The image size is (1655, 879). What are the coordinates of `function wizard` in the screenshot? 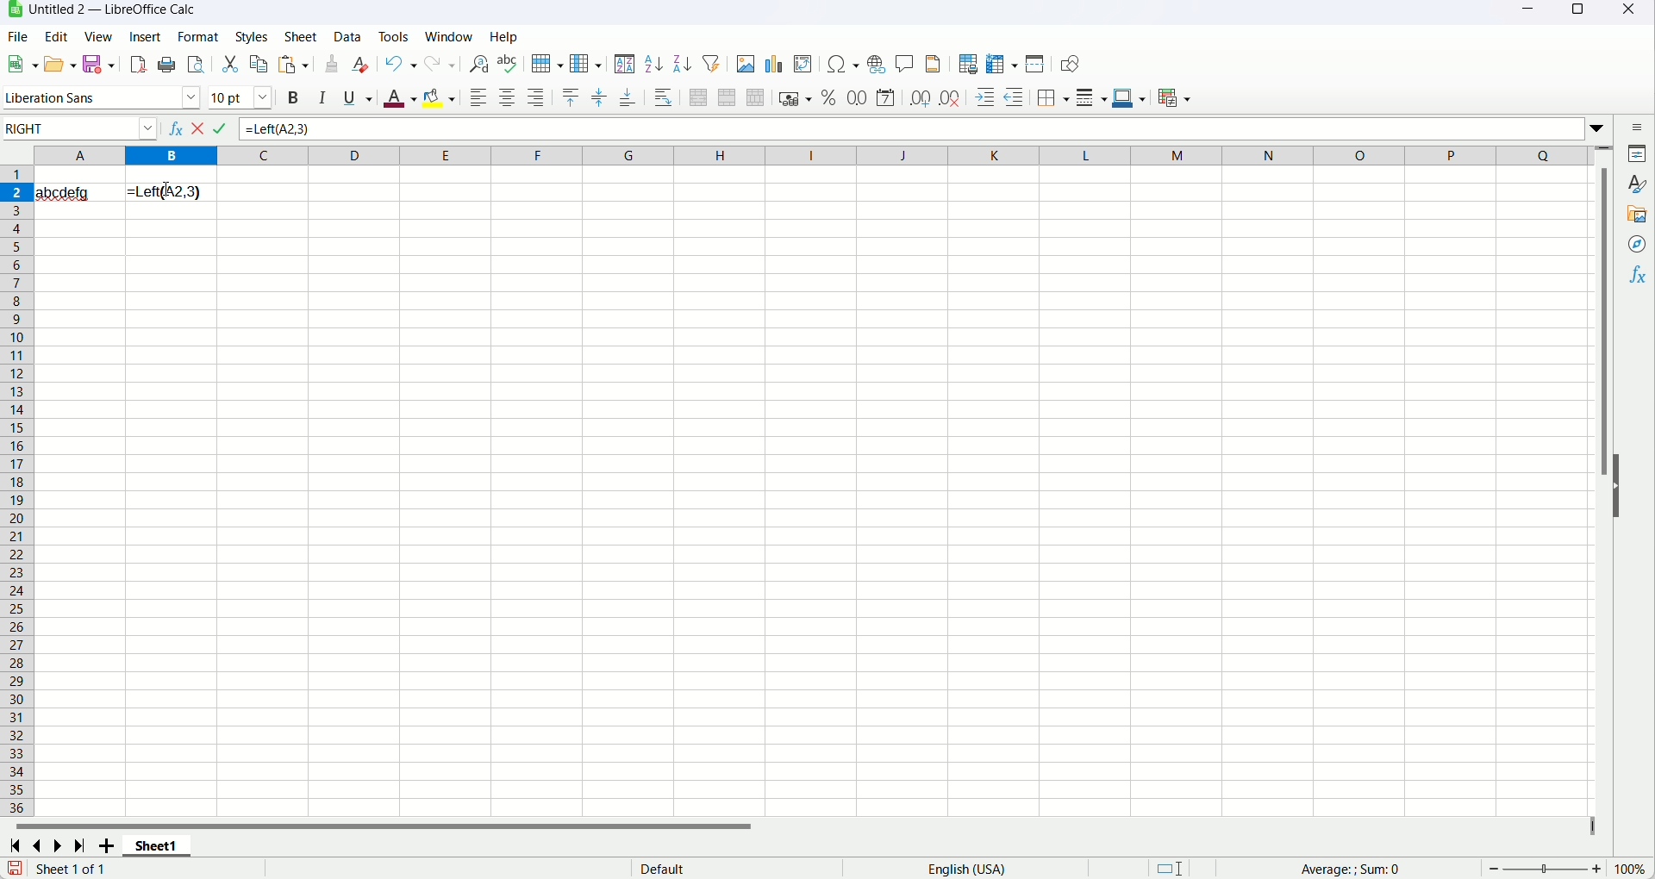 It's located at (175, 128).